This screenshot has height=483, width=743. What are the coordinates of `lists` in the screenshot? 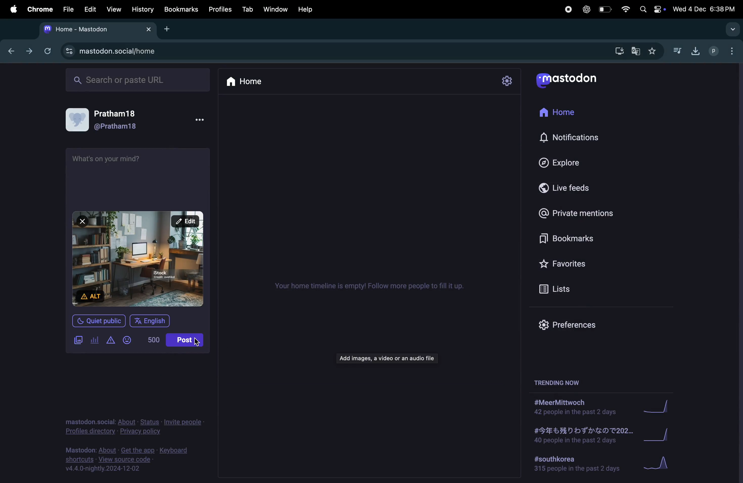 It's located at (561, 290).